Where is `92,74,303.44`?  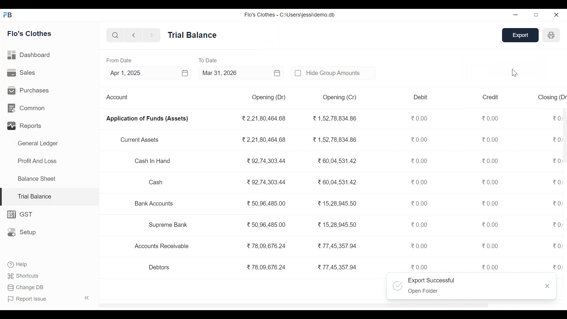 92,74,303.44 is located at coordinates (266, 161).